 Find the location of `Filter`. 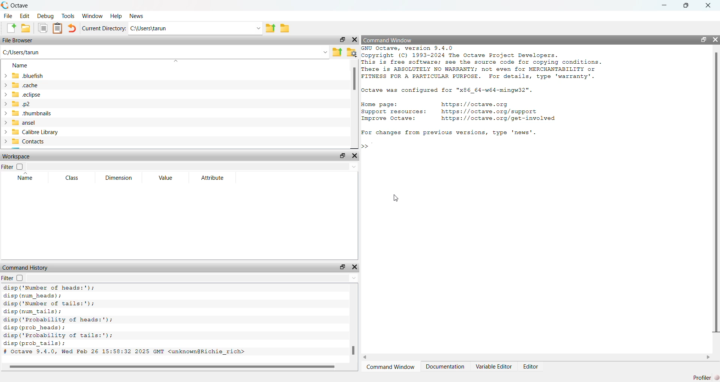

Filter is located at coordinates (12, 167).